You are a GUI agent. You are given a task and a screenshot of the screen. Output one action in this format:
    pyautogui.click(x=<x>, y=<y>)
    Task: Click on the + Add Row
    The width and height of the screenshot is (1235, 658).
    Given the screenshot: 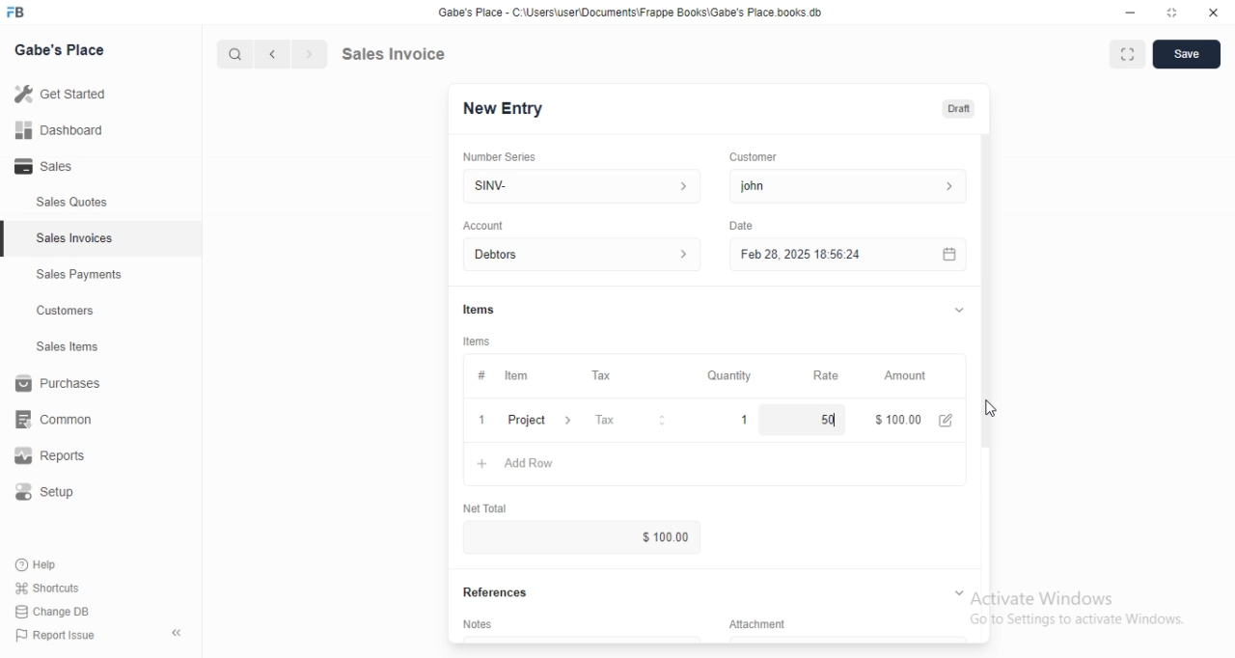 What is the action you would take?
    pyautogui.click(x=527, y=465)
    